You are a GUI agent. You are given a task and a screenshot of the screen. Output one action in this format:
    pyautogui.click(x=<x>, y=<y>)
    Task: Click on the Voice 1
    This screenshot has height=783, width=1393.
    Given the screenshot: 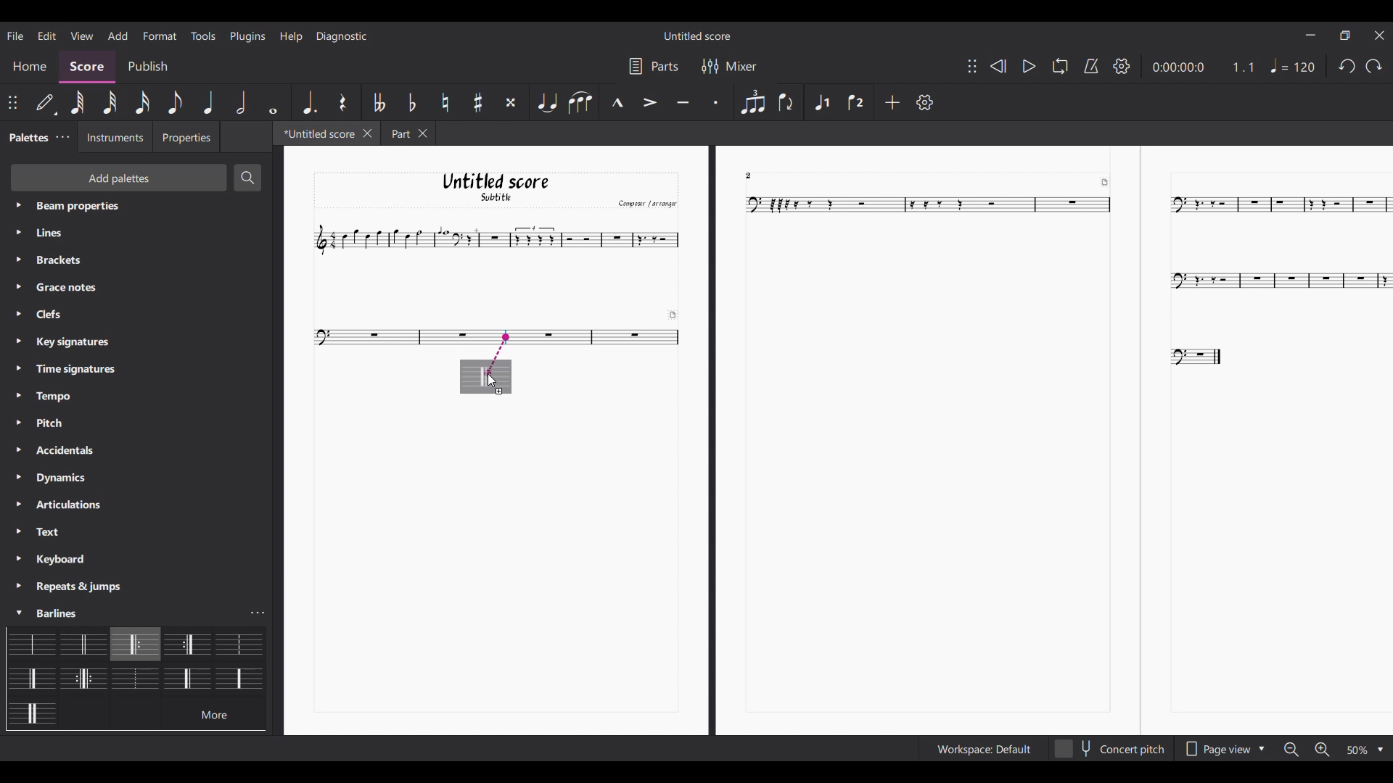 What is the action you would take?
    pyautogui.click(x=822, y=101)
    